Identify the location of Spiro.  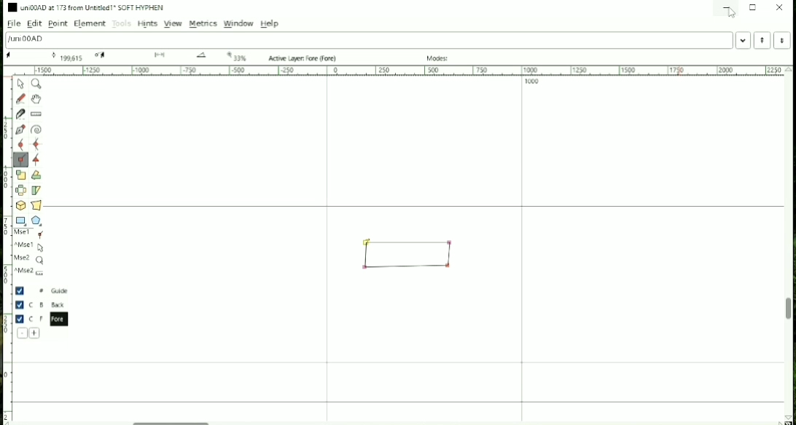
(37, 130).